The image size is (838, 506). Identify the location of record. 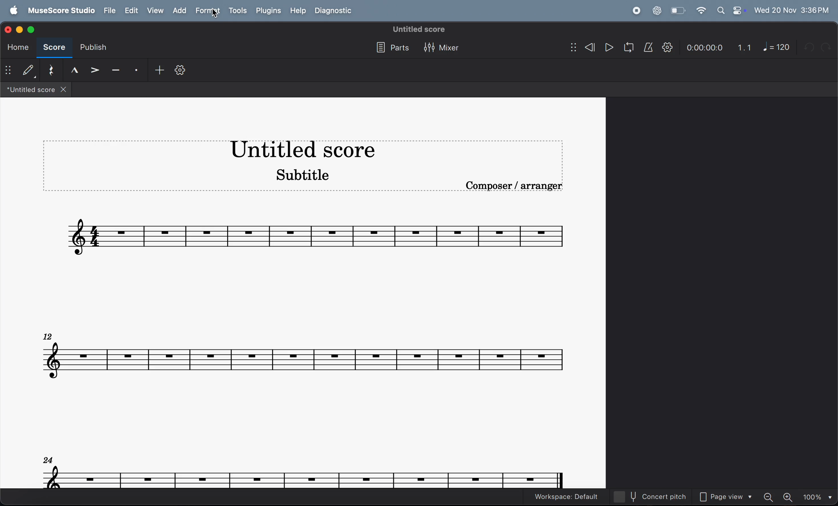
(636, 11).